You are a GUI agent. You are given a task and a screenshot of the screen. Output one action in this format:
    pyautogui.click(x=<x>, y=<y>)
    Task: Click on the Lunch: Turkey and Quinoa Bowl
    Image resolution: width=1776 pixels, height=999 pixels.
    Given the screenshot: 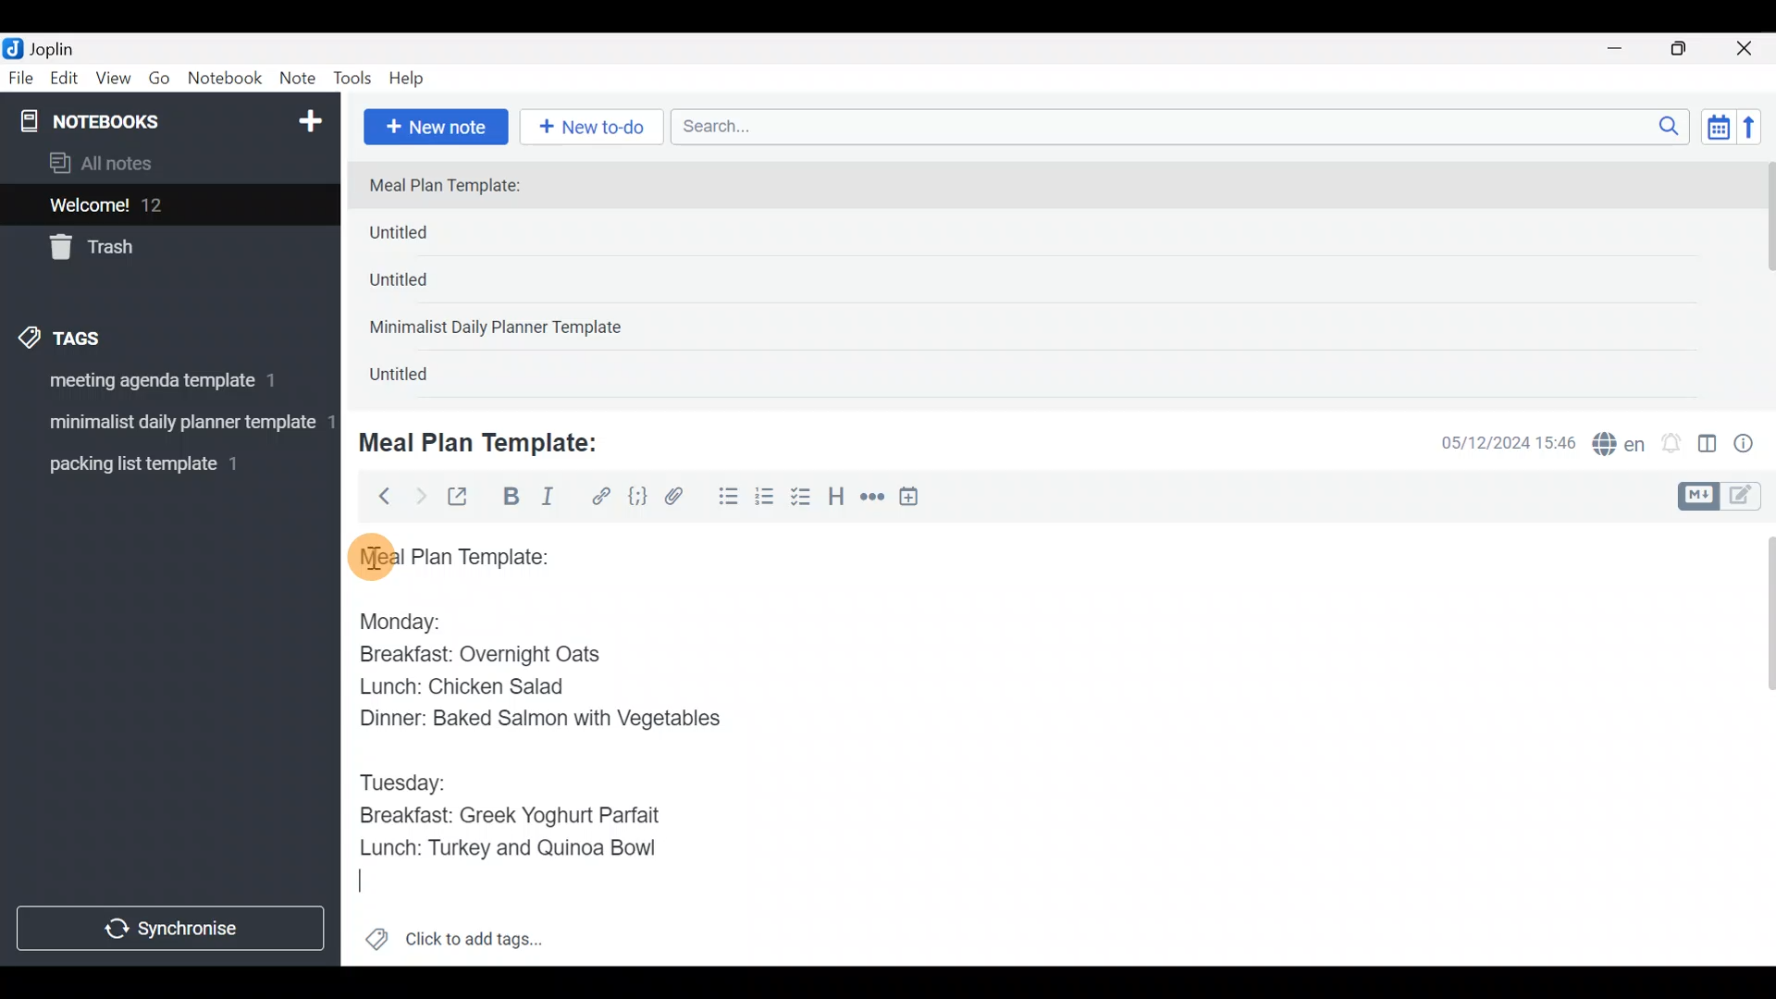 What is the action you would take?
    pyautogui.click(x=515, y=846)
    